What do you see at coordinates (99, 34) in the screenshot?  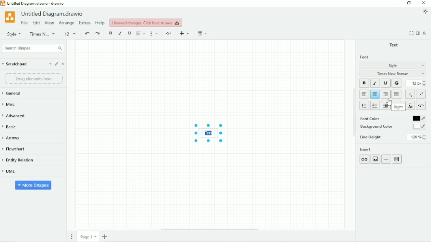 I see `Redo` at bounding box center [99, 34].